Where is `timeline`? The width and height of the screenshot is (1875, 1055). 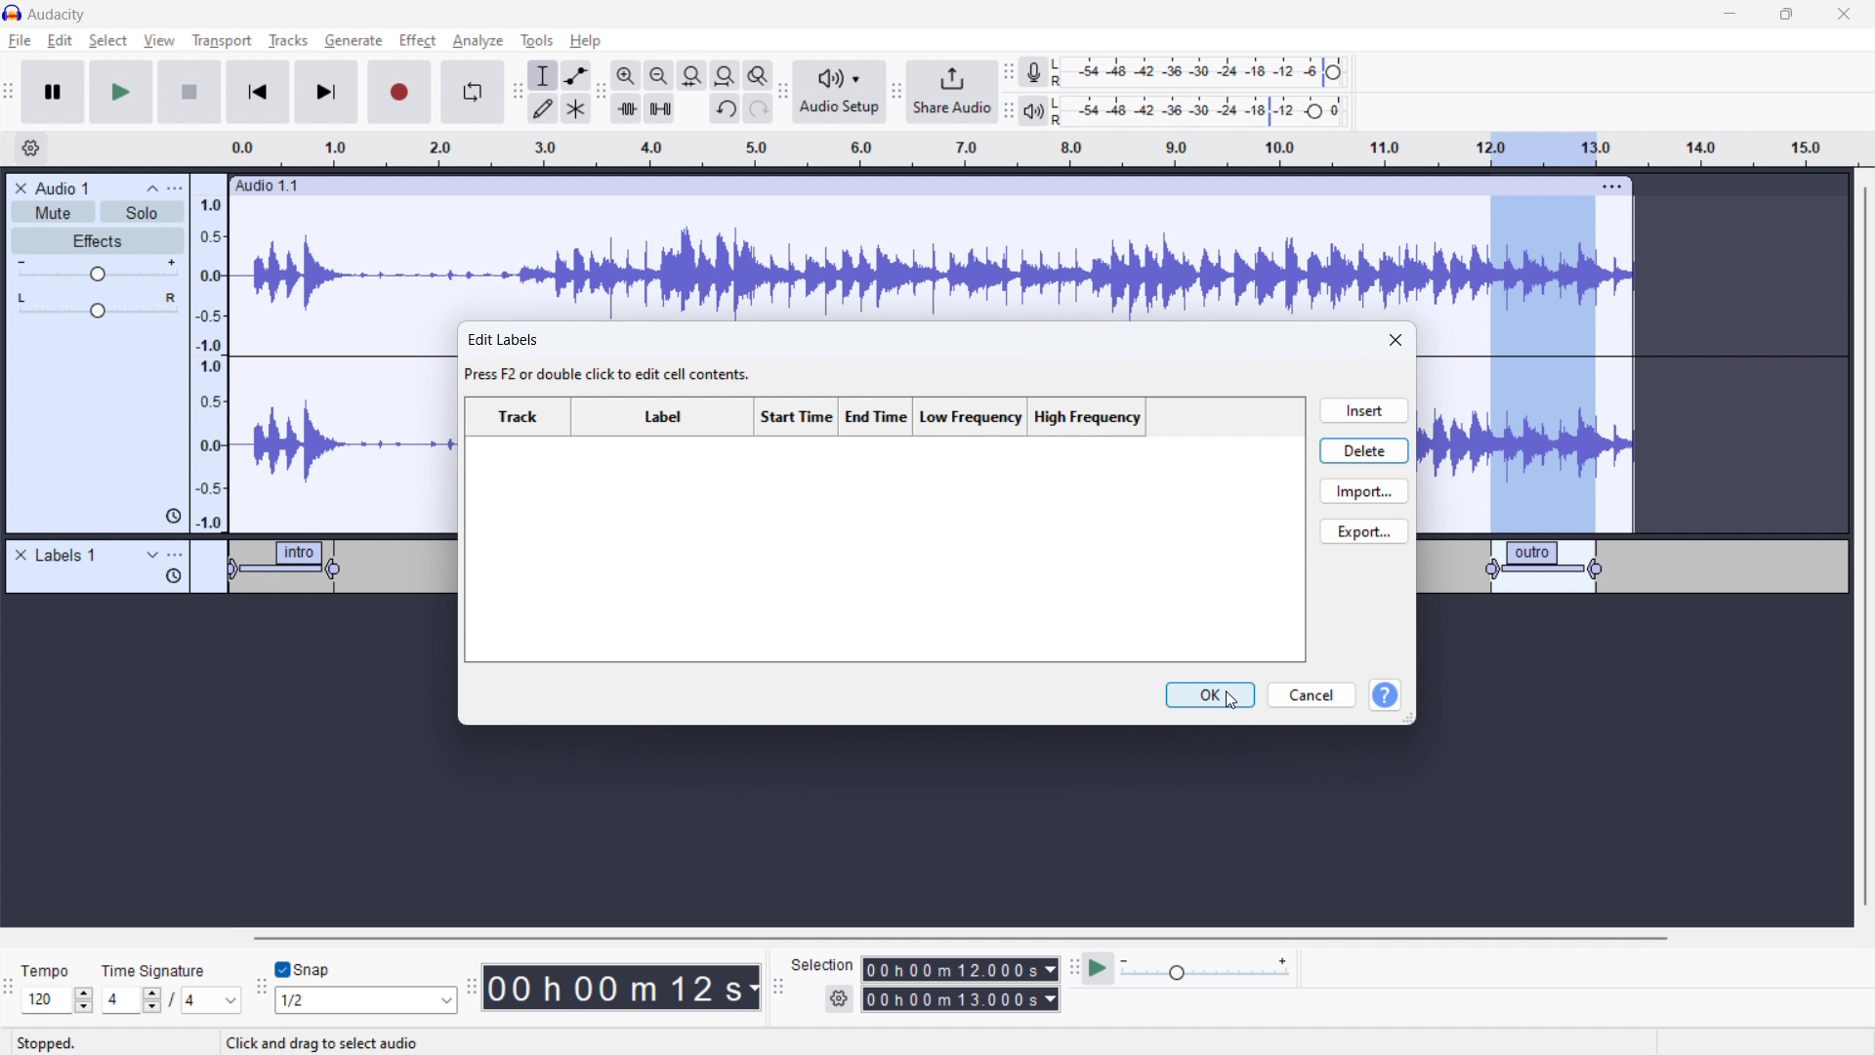 timeline is located at coordinates (1080, 149).